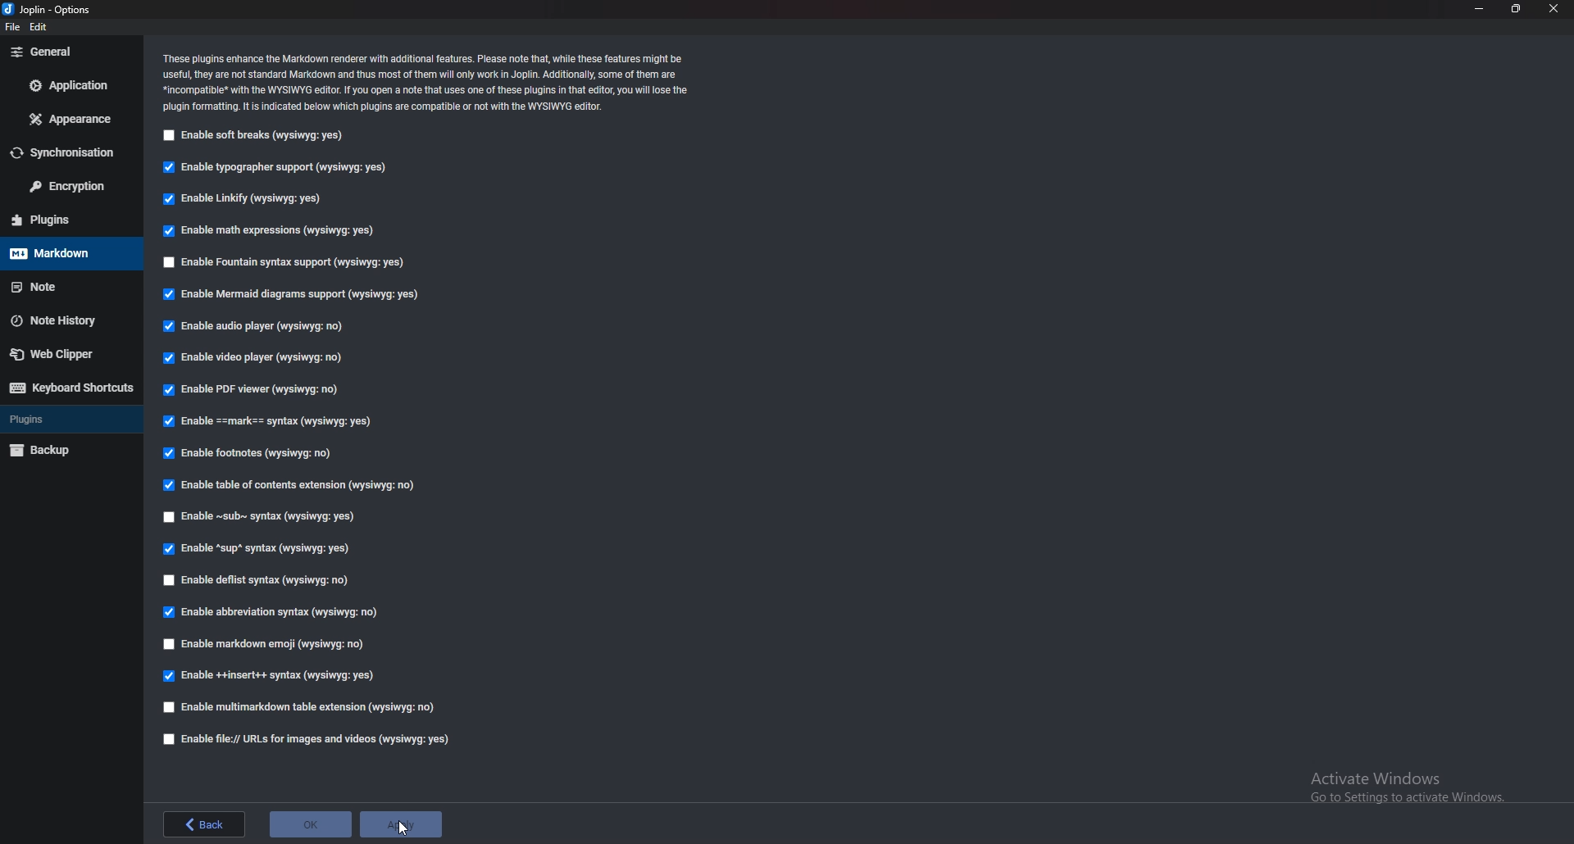  I want to click on close, so click(1555, 8).